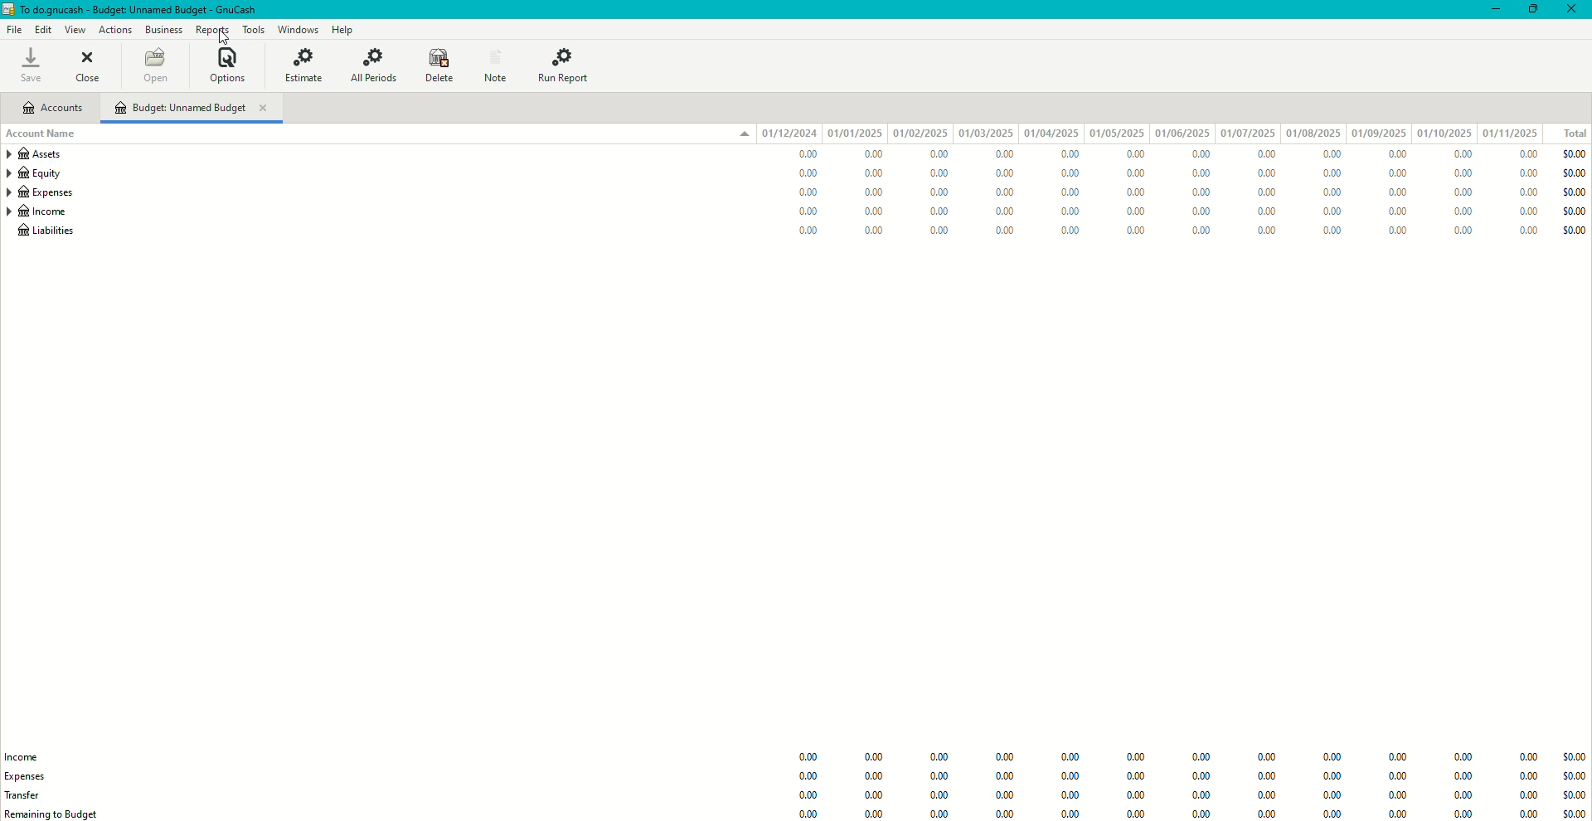  I want to click on Delete, so click(438, 64).